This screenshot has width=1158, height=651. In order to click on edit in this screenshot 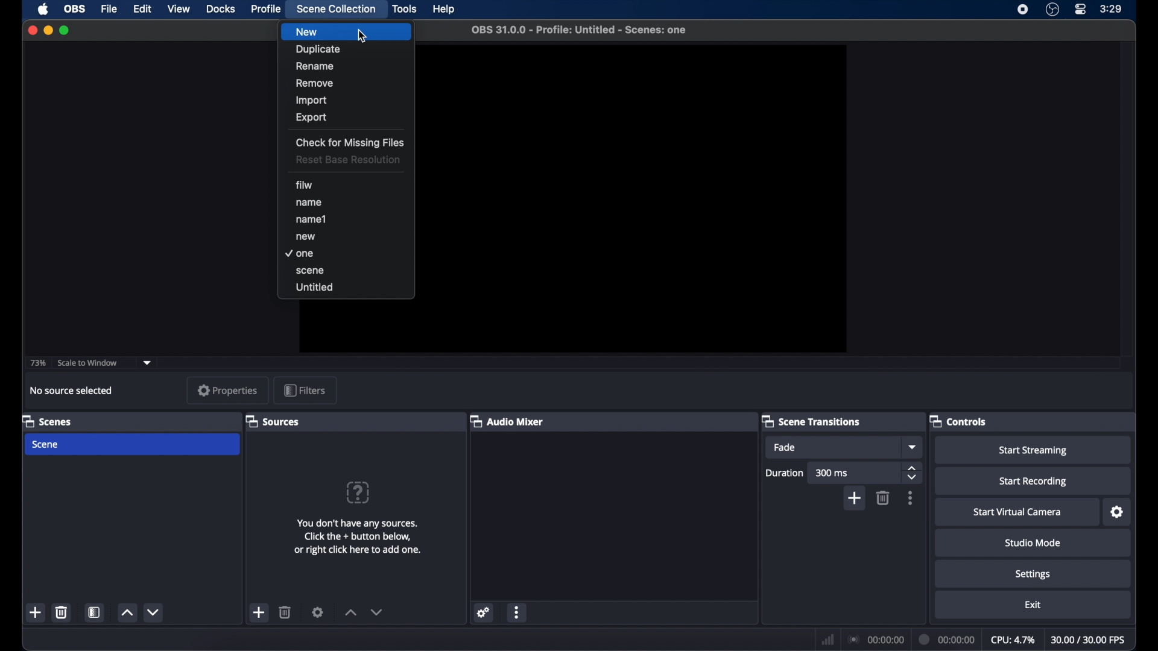, I will do `click(141, 8)`.